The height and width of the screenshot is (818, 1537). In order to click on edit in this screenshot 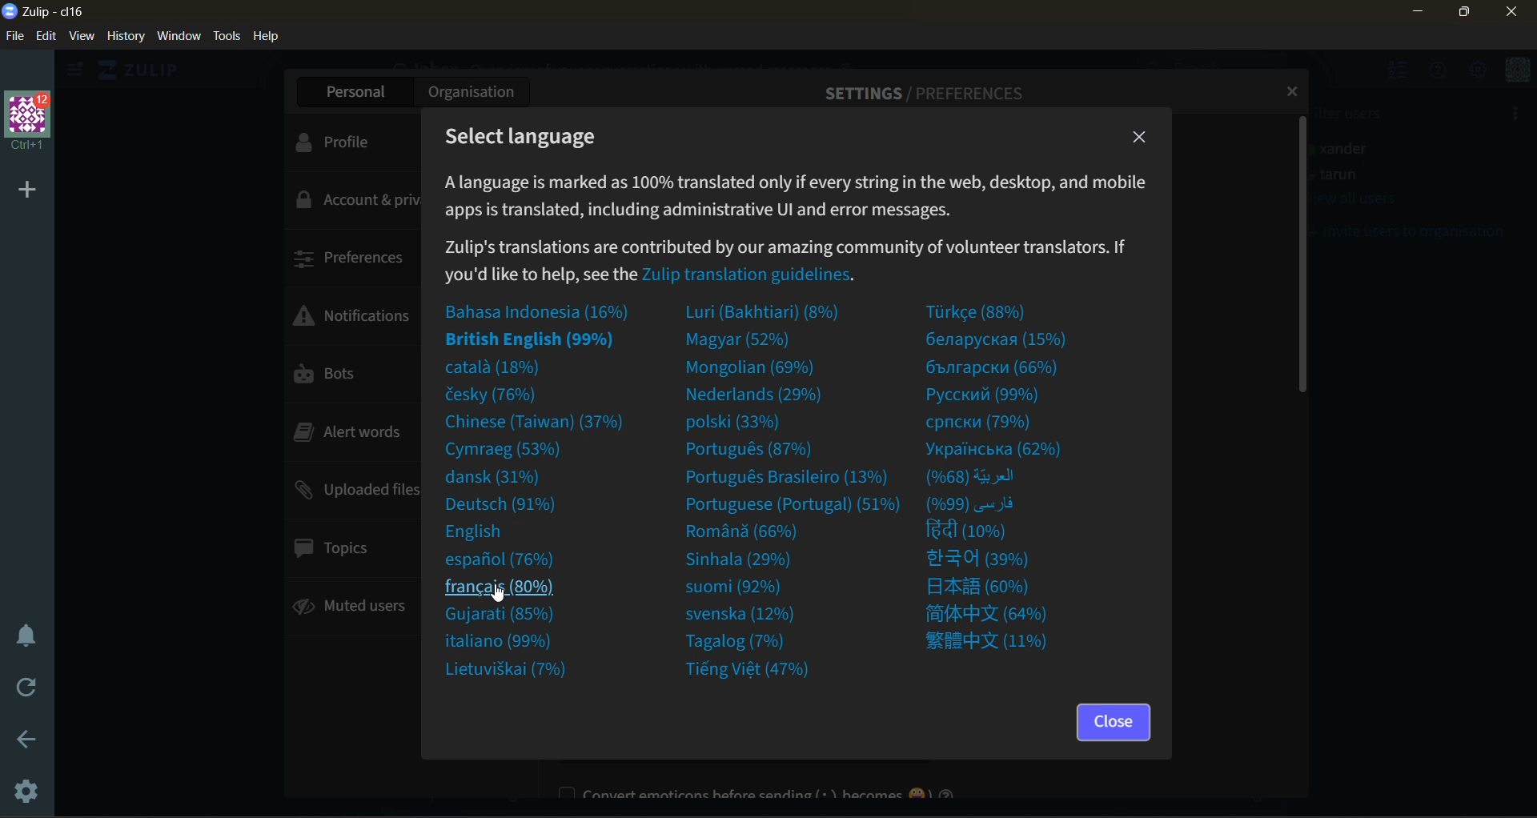, I will do `click(46, 37)`.